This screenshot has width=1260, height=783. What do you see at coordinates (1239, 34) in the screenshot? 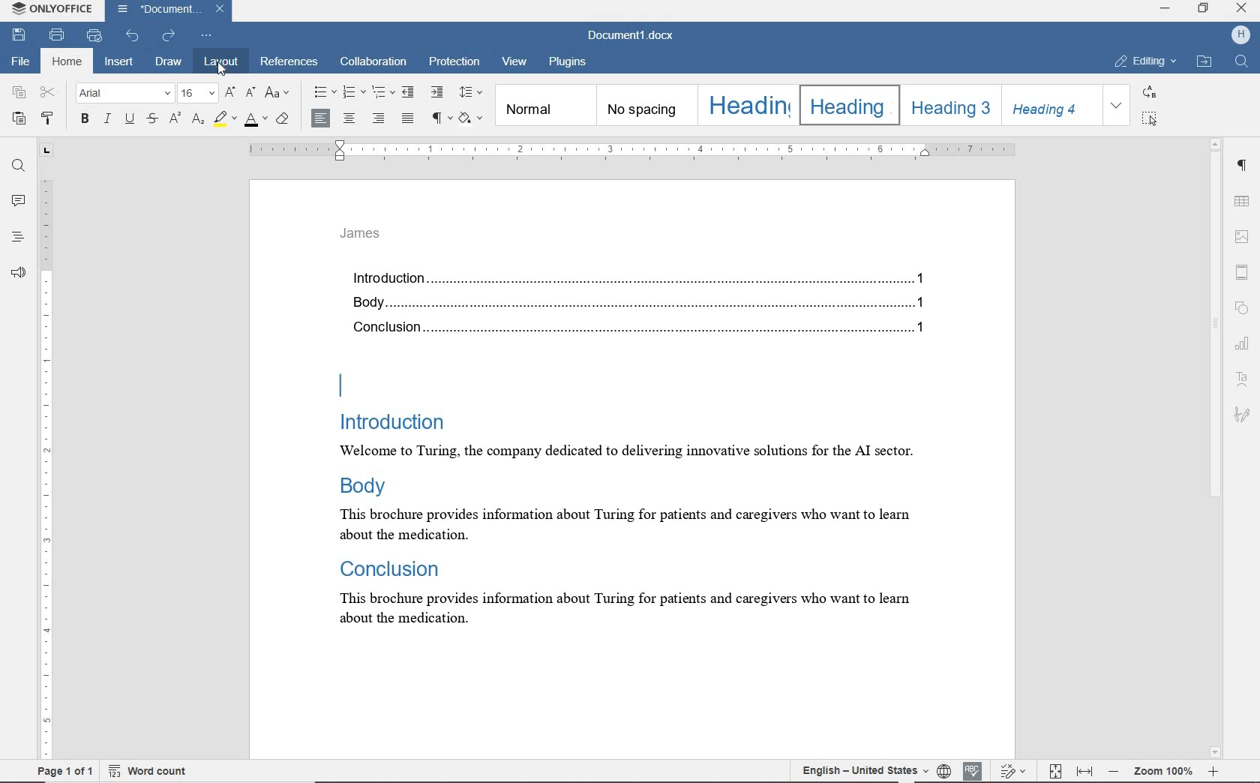
I see `HP` at bounding box center [1239, 34].